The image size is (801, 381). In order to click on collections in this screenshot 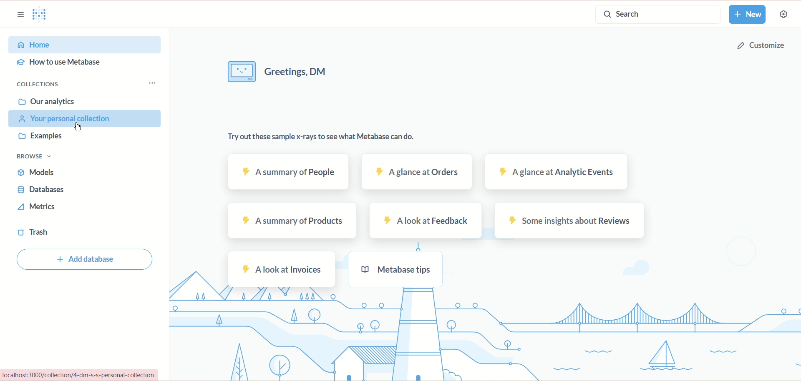, I will do `click(38, 84)`.